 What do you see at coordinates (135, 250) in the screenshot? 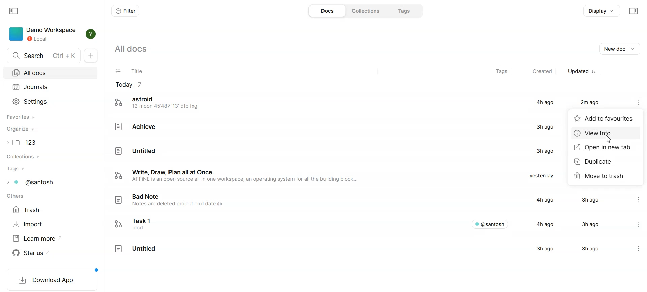
I see `Untitled` at bounding box center [135, 250].